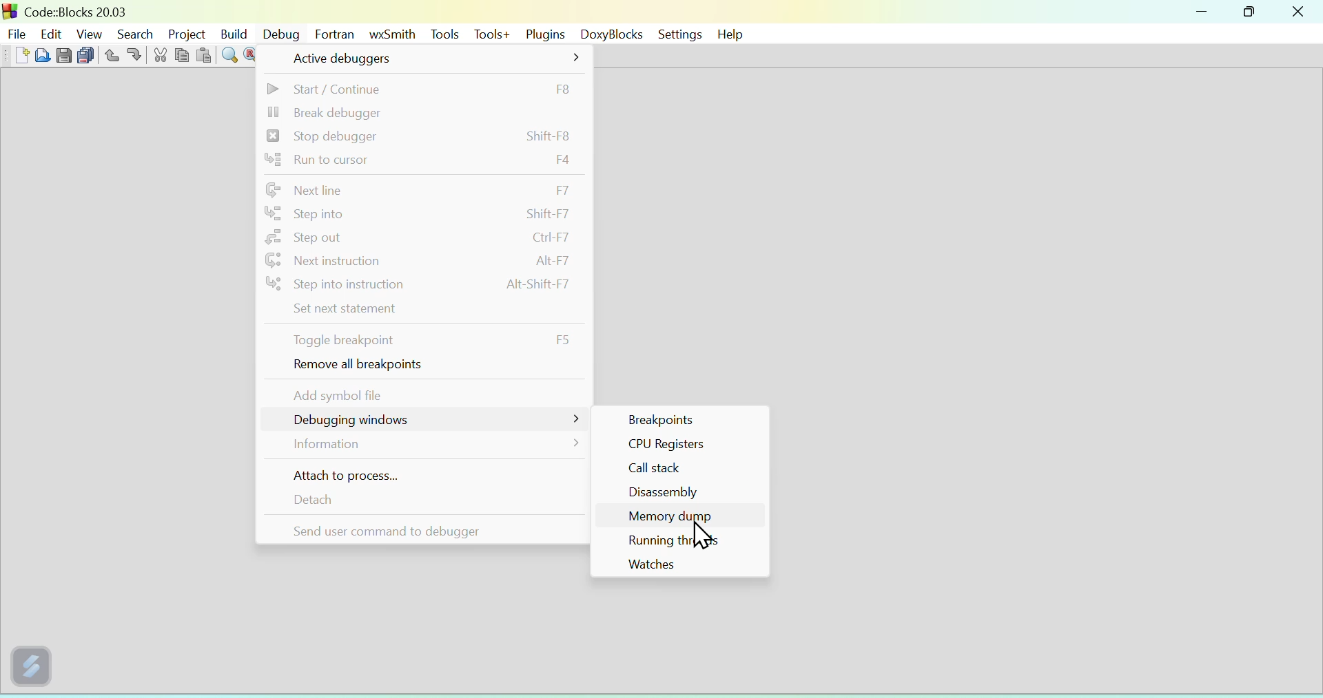 This screenshot has height=698, width=1323. Describe the element at coordinates (90, 32) in the screenshot. I see `View` at that location.